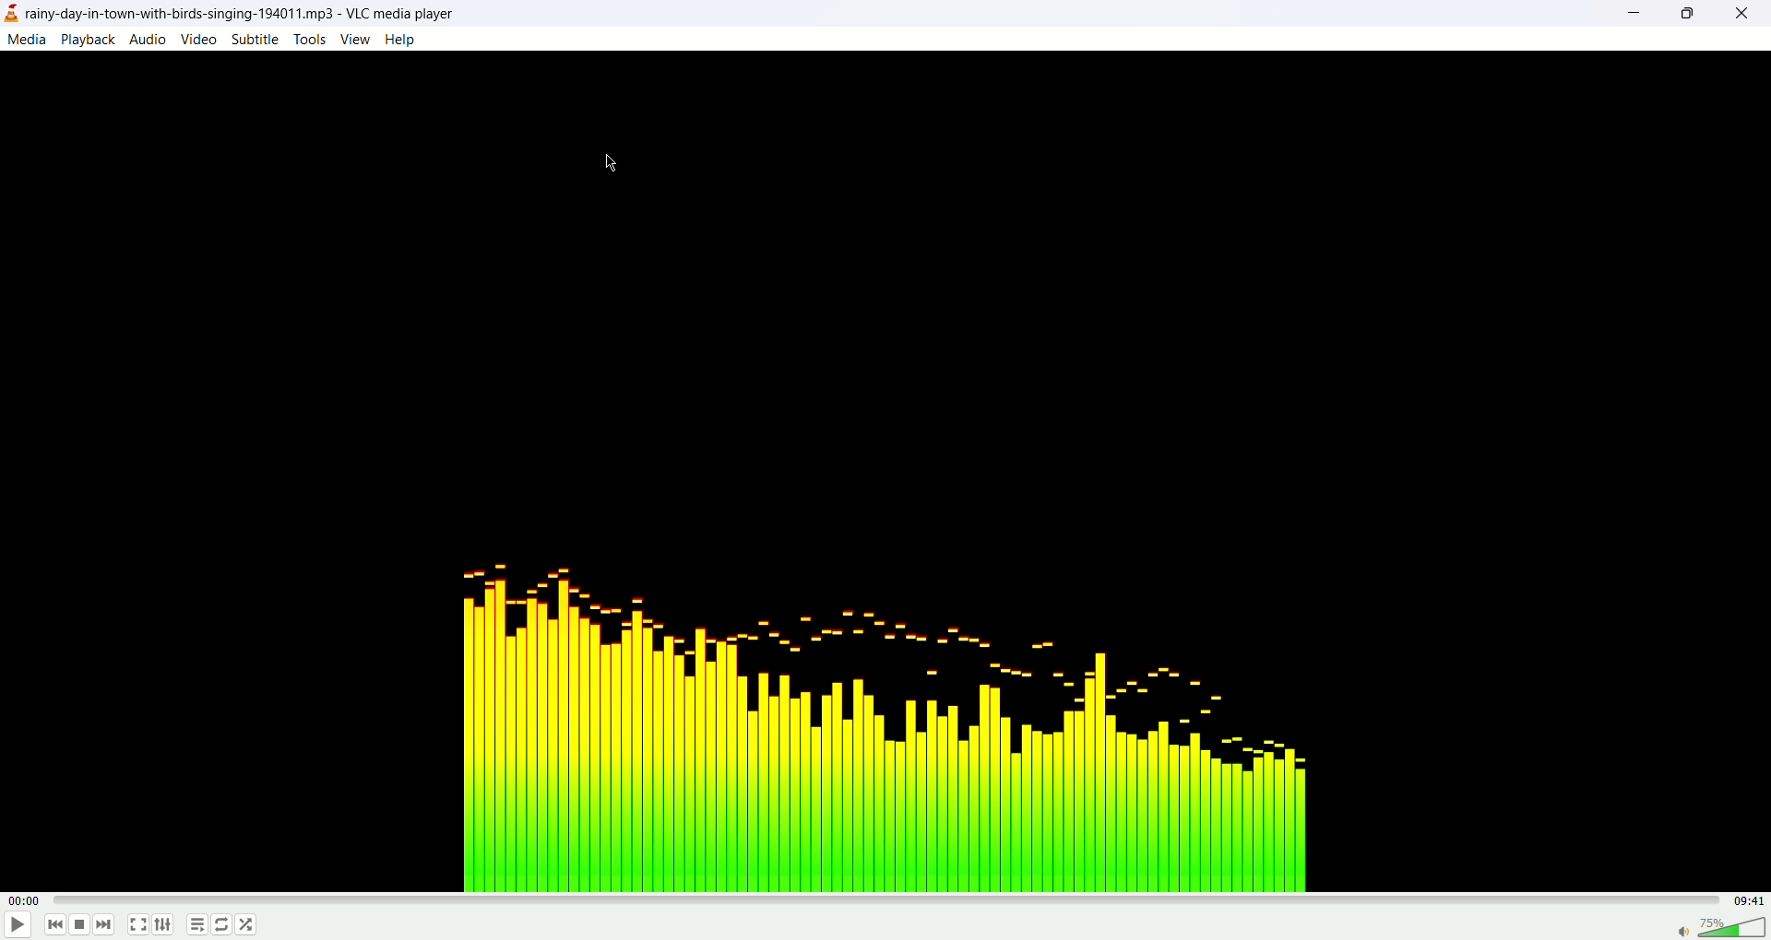  I want to click on progress bar, so click(885, 899).